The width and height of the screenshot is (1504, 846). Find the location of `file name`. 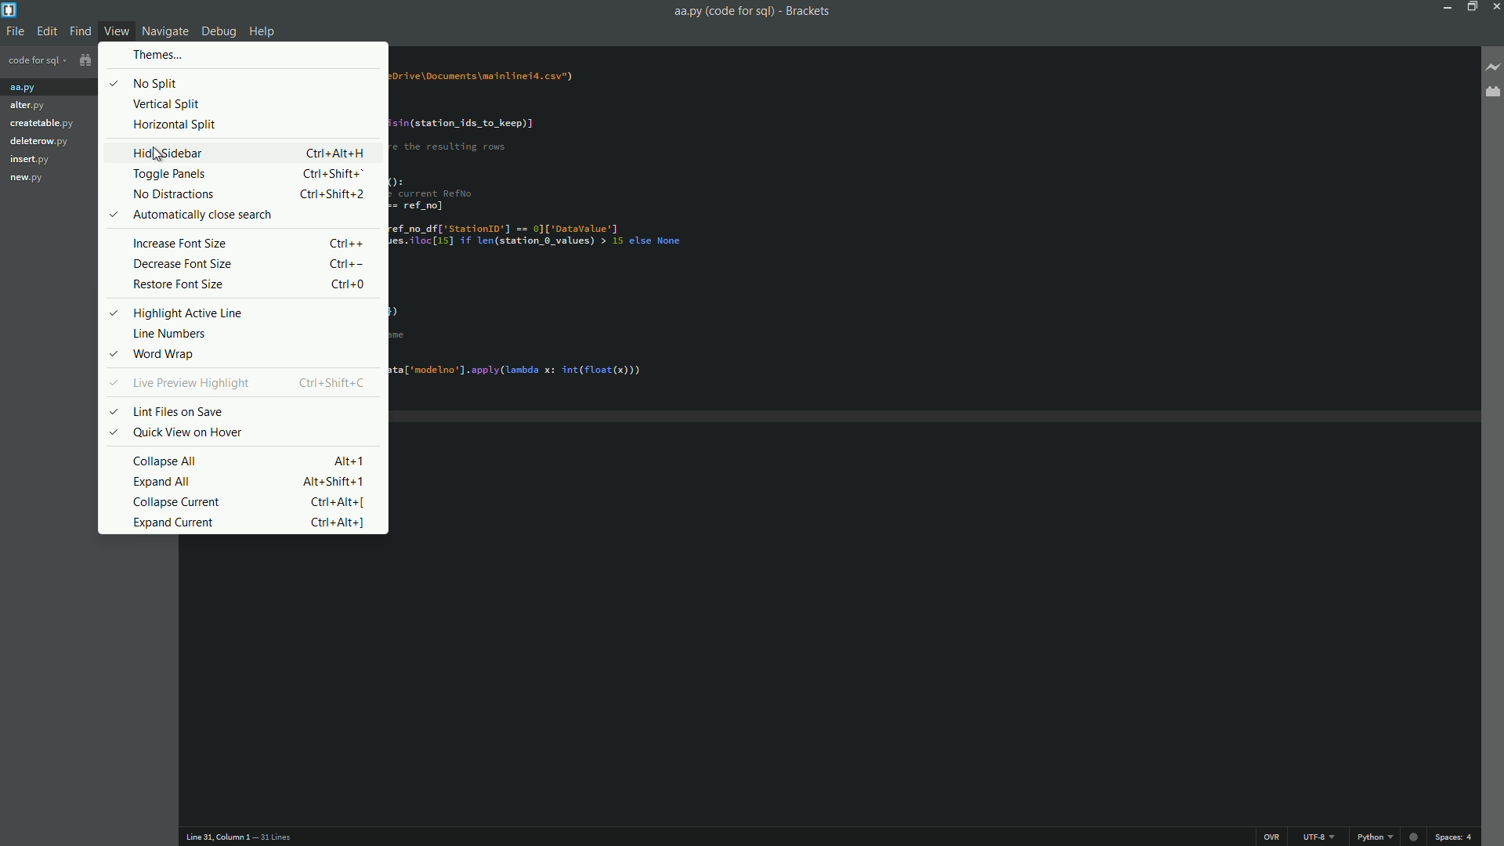

file name is located at coordinates (724, 12).